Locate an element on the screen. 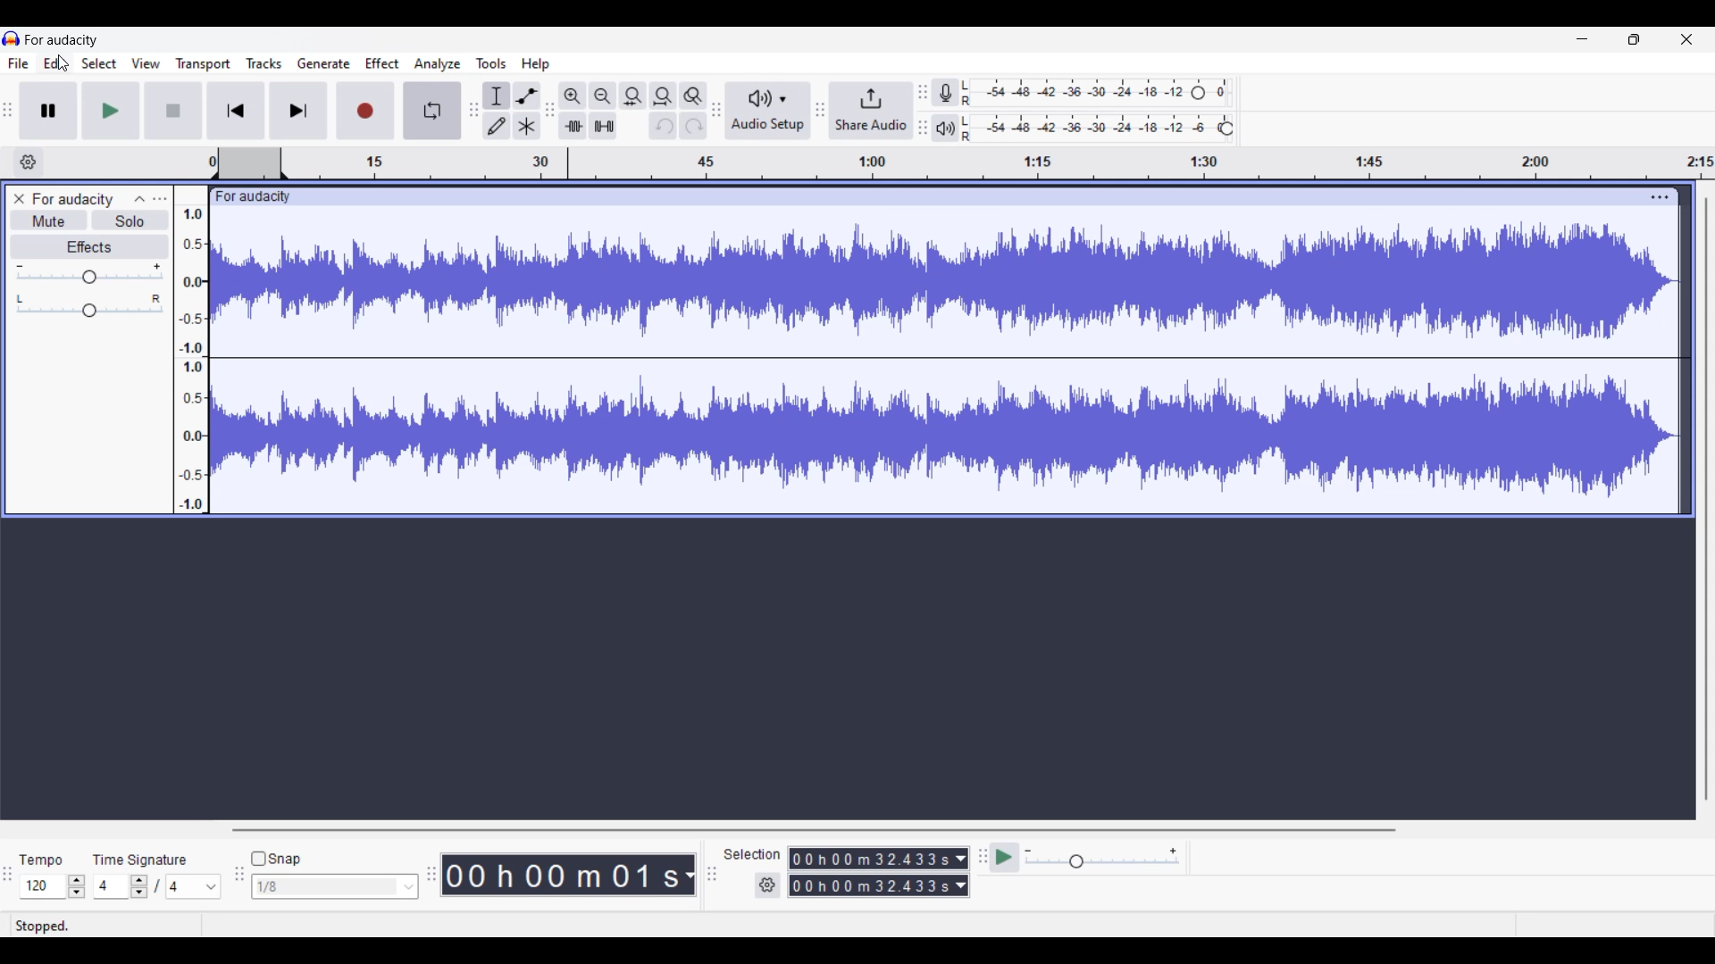 This screenshot has width=1715, height=964. Envelop tool is located at coordinates (527, 96).